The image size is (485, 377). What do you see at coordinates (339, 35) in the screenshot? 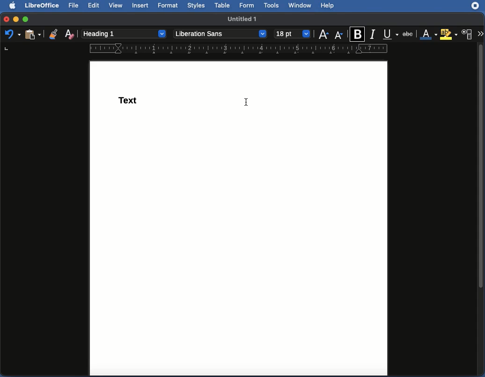
I see `Size decrease` at bounding box center [339, 35].